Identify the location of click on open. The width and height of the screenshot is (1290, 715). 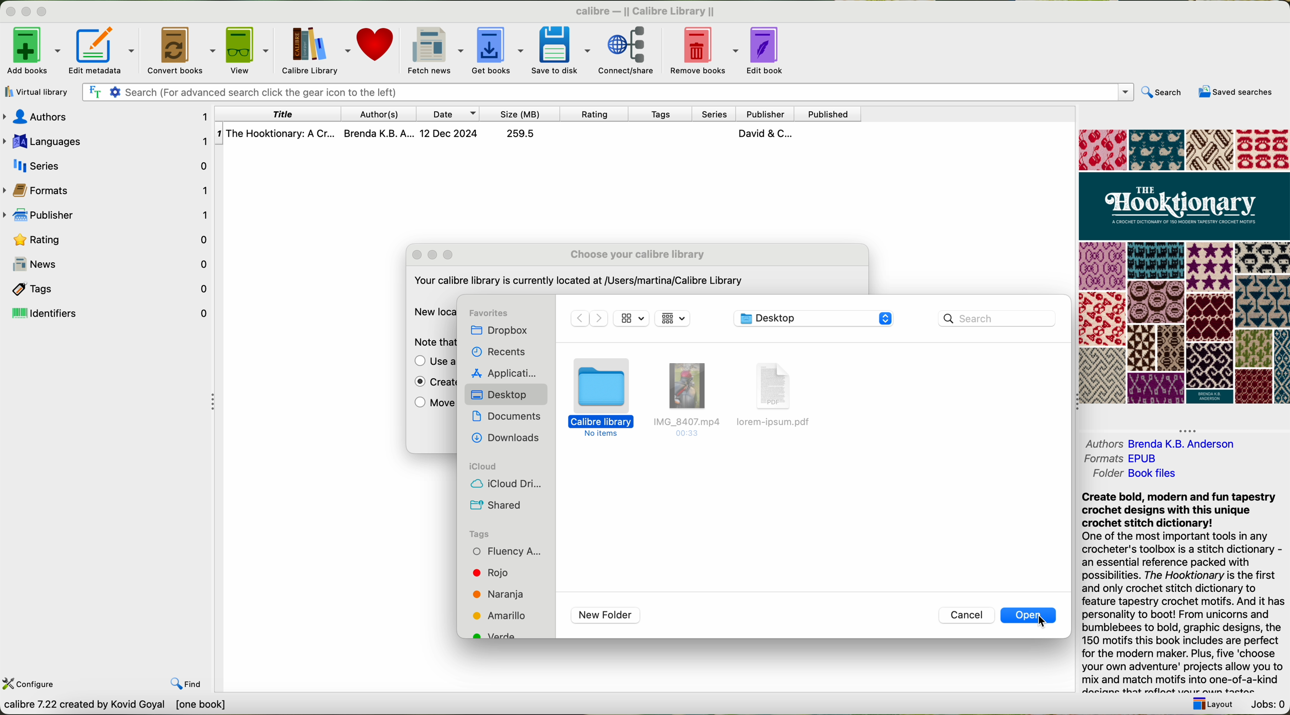
(1030, 617).